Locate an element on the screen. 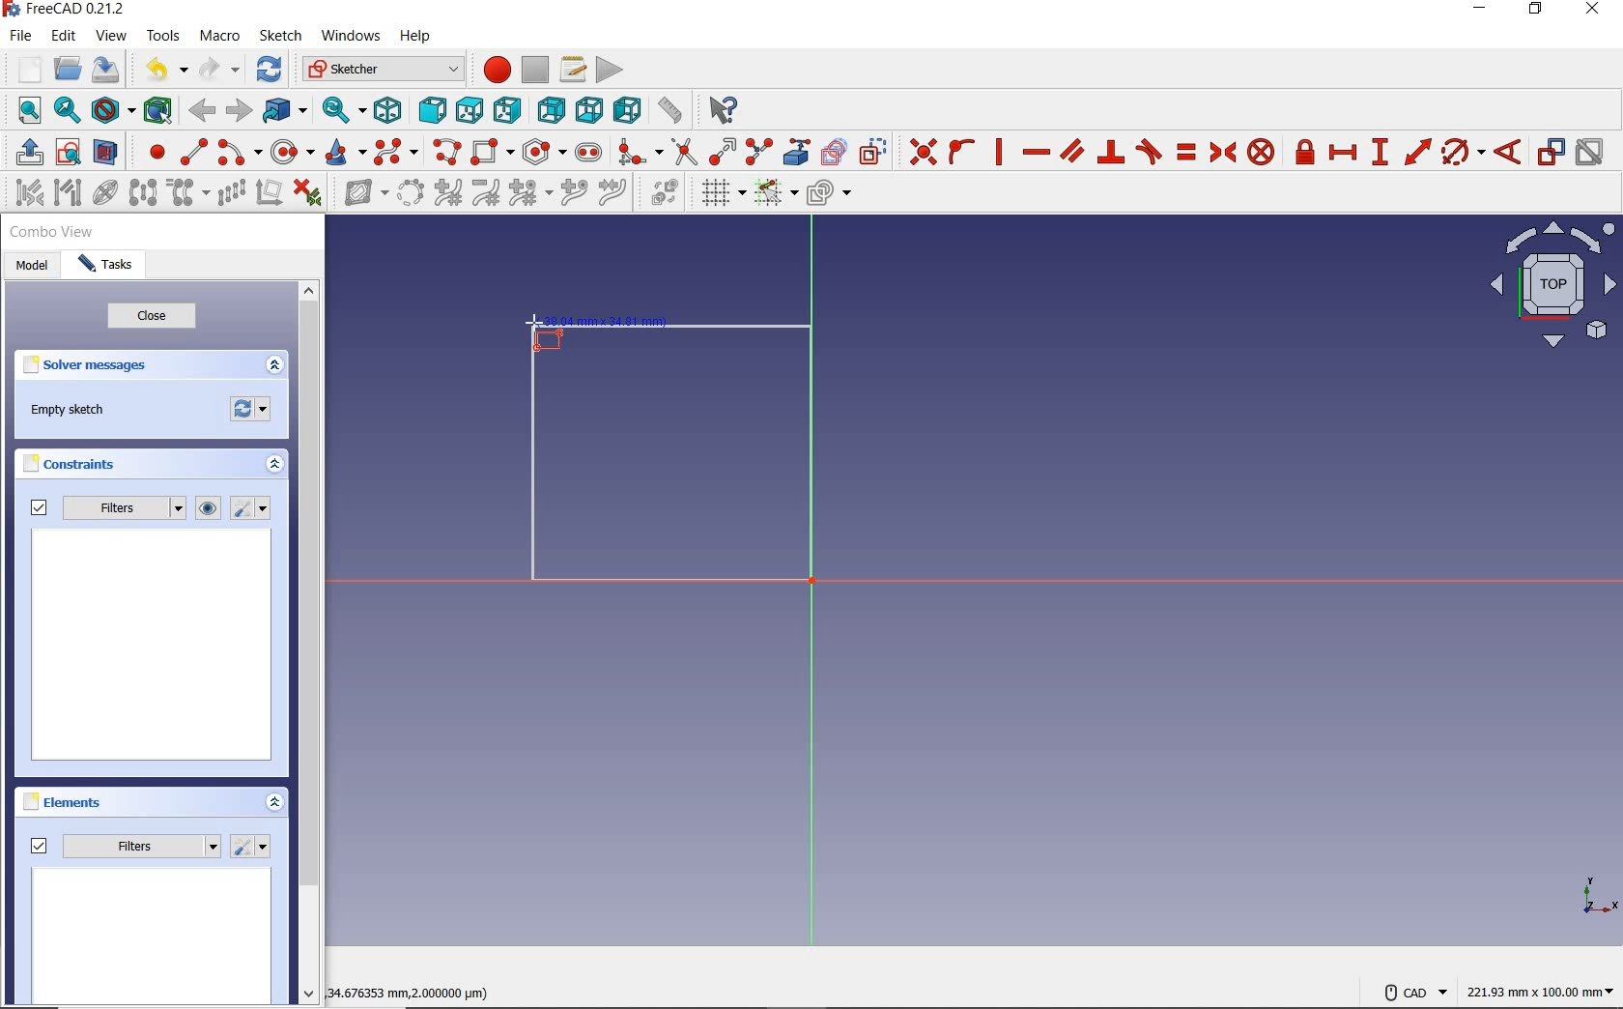  minimize is located at coordinates (1481, 11).